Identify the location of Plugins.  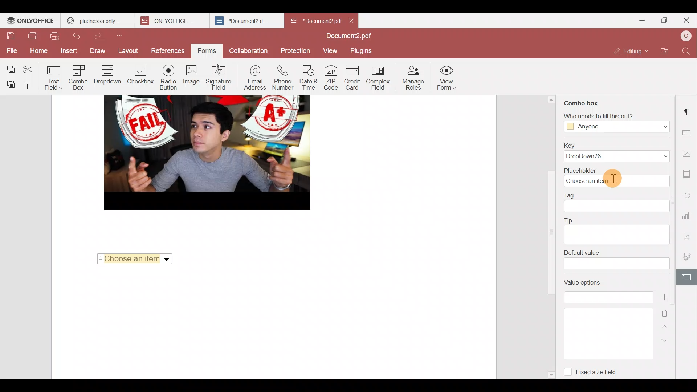
(362, 51).